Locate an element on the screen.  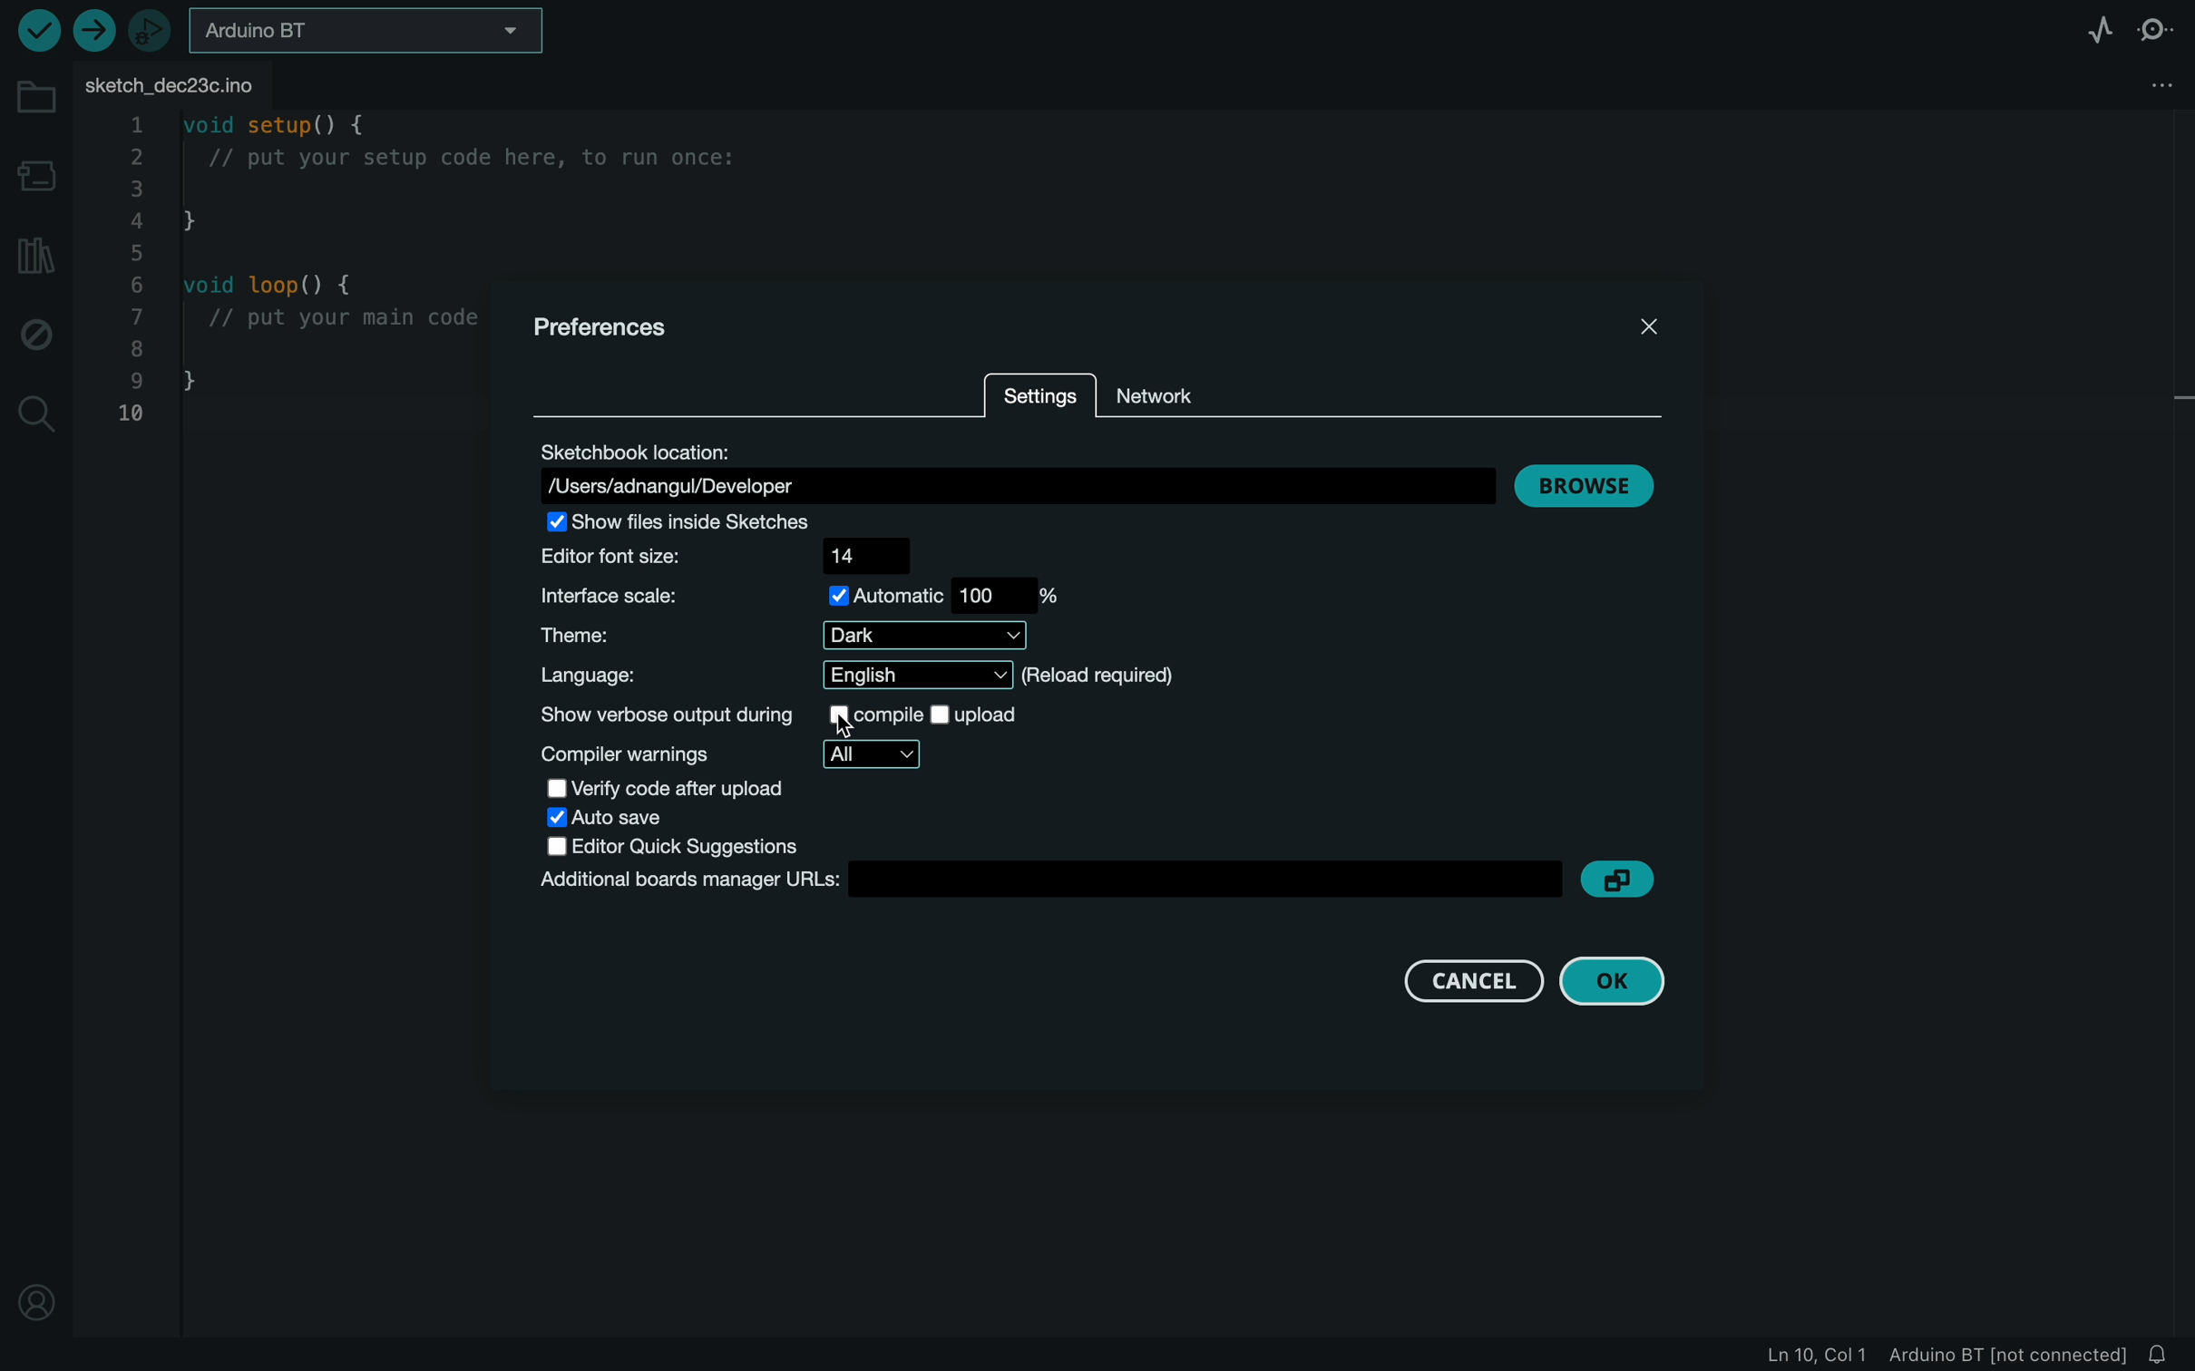
theme is located at coordinates (786, 637).